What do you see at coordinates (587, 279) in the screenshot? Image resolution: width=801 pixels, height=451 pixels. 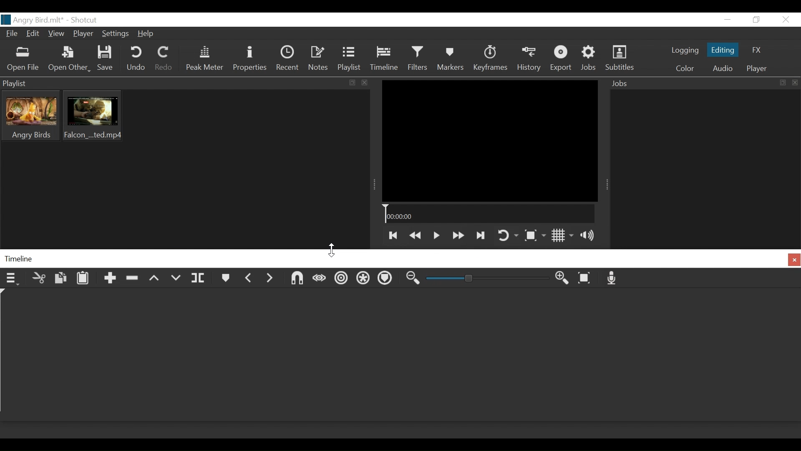 I see `Zoom timeline to fit` at bounding box center [587, 279].